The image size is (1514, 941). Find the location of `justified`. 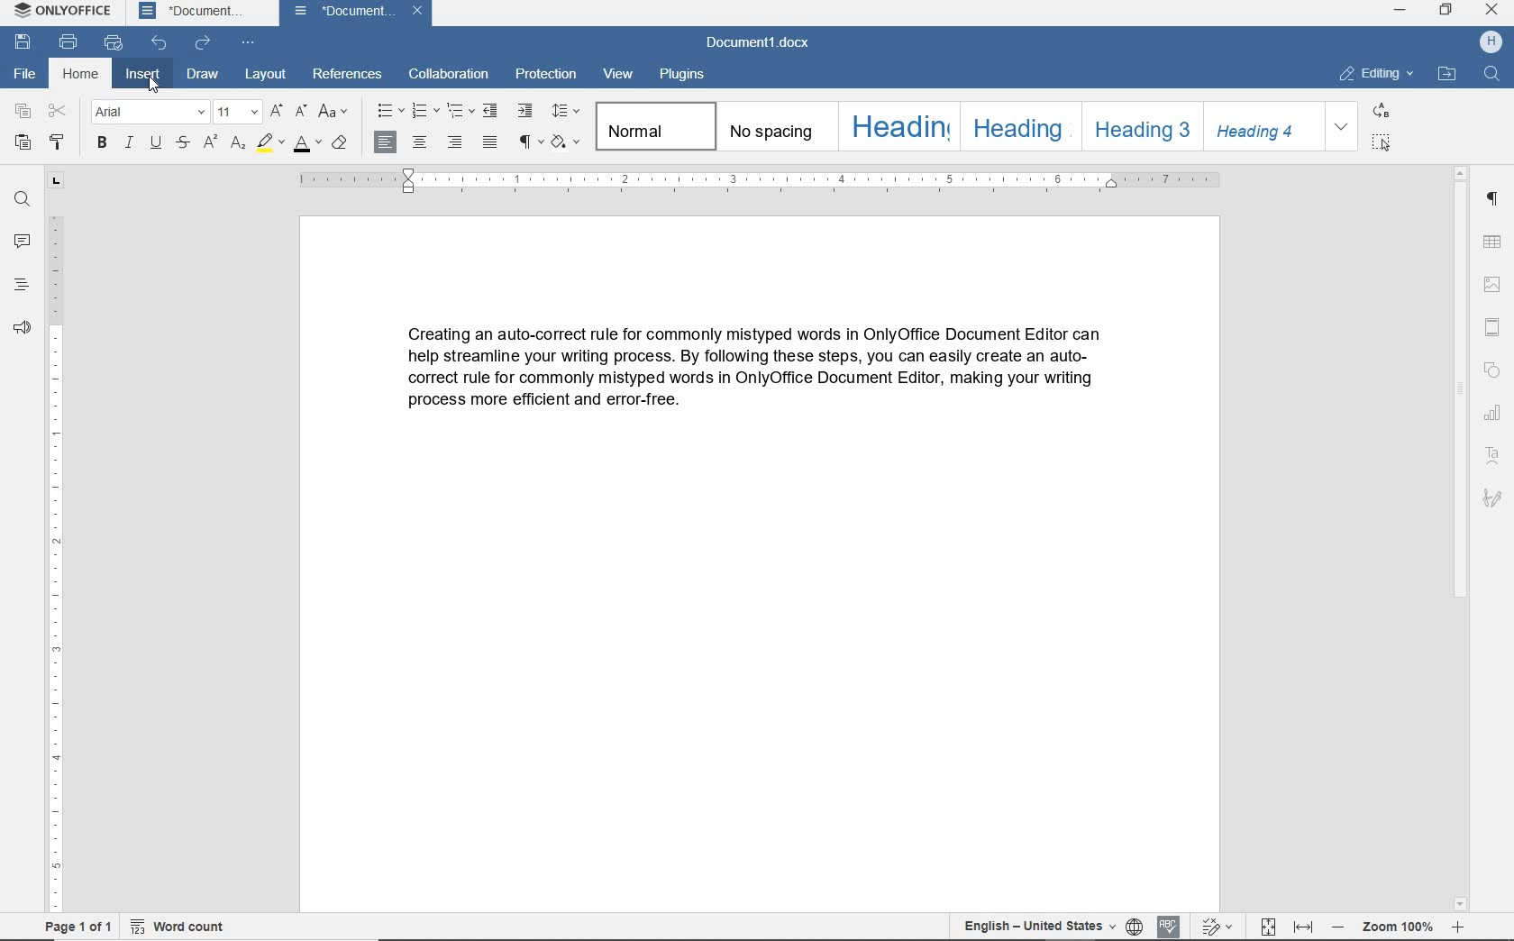

justified is located at coordinates (489, 142).